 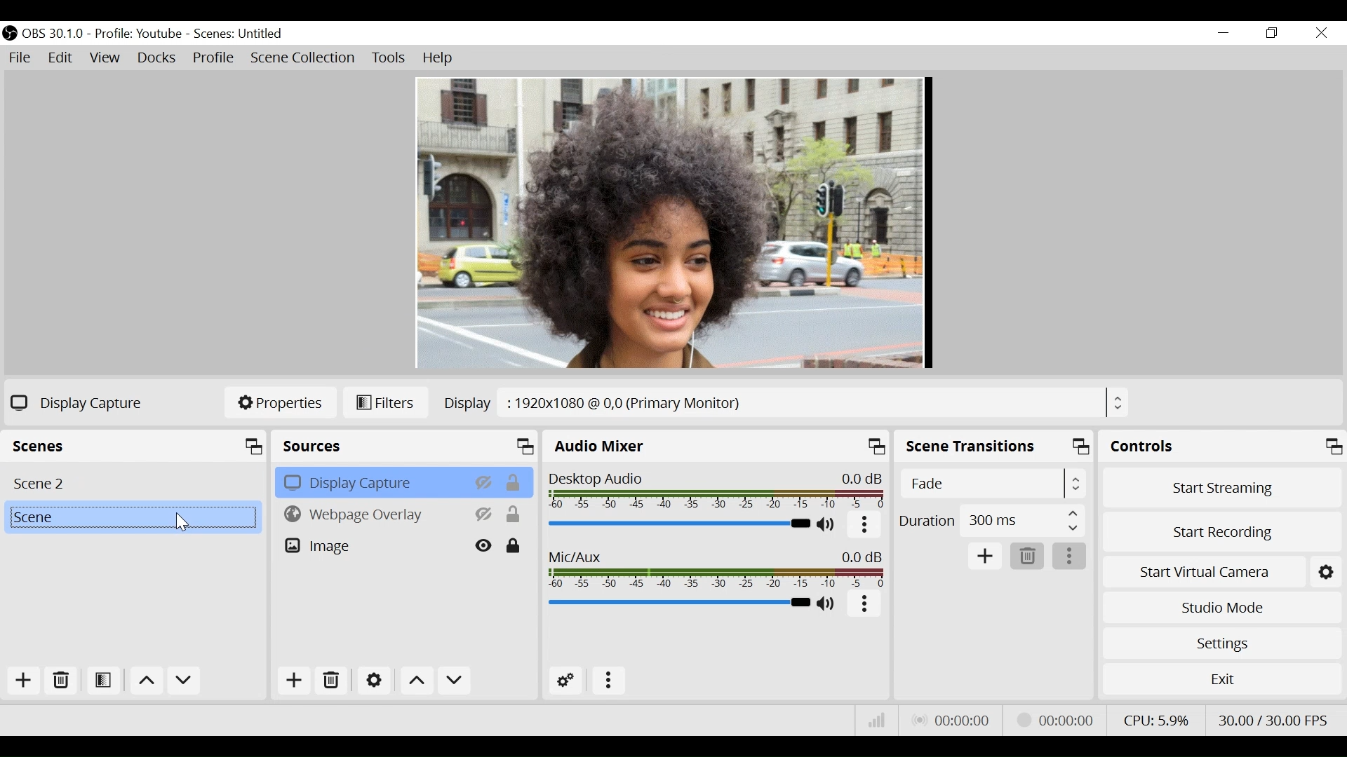 What do you see at coordinates (865, 603) in the screenshot?
I see `more options` at bounding box center [865, 603].